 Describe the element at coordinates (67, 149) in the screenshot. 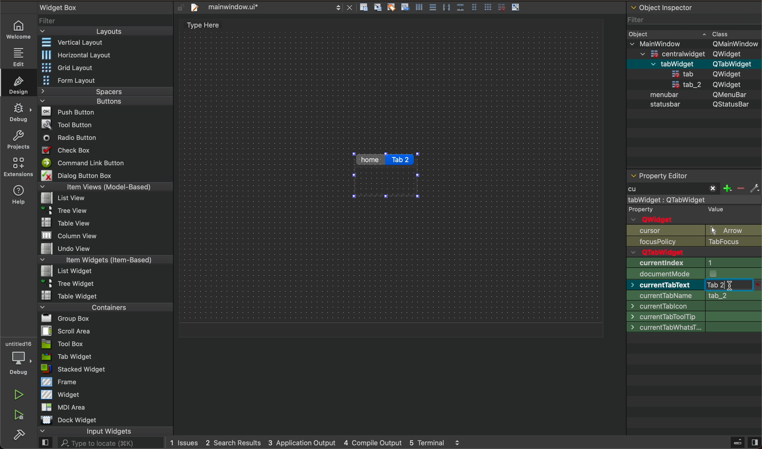

I see `Check Box` at that location.